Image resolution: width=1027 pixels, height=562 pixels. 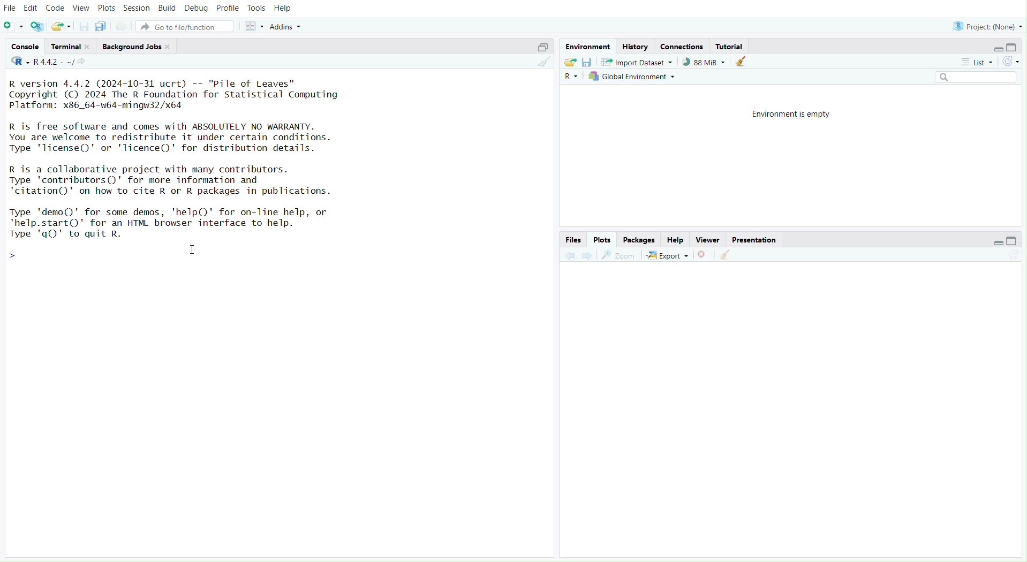 I want to click on Presentation, so click(x=754, y=240).